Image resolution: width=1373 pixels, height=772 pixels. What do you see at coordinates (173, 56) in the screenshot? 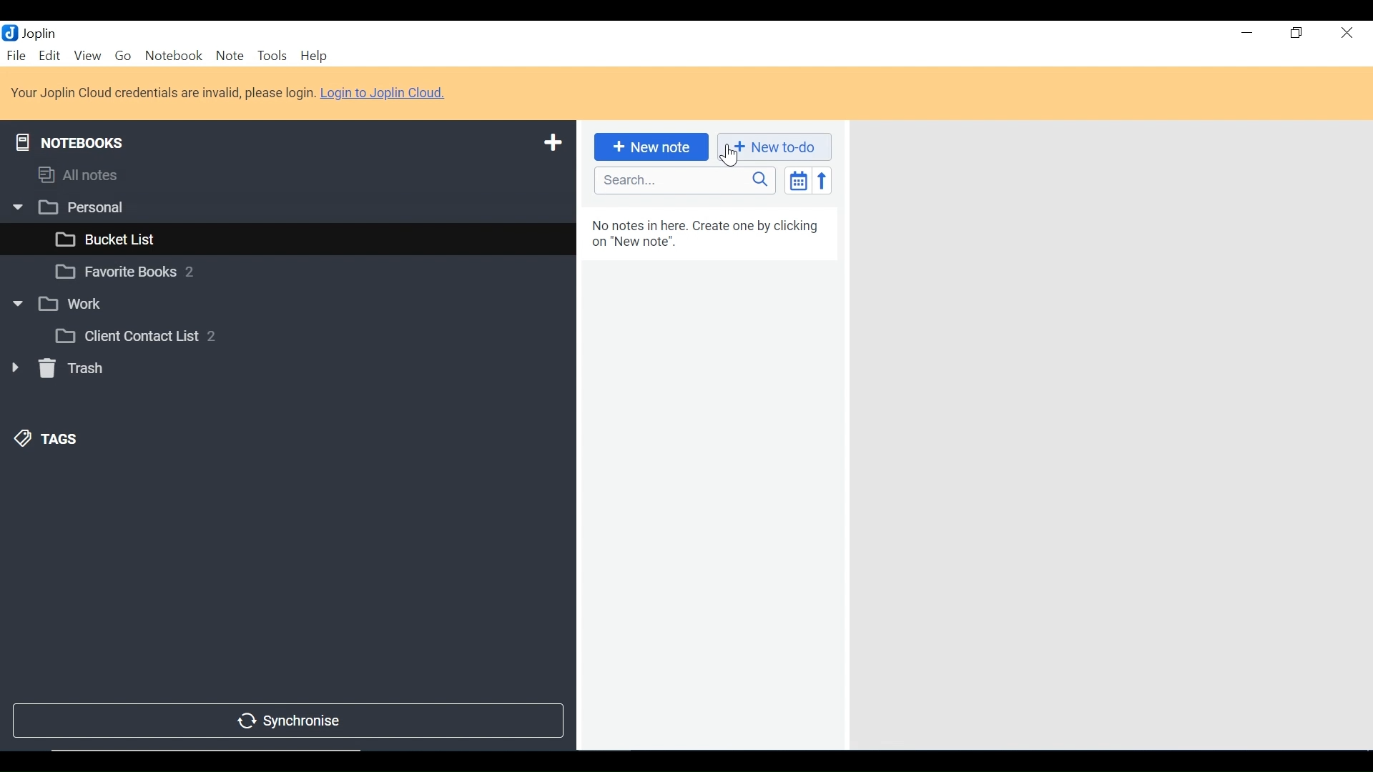
I see `Notebook` at bounding box center [173, 56].